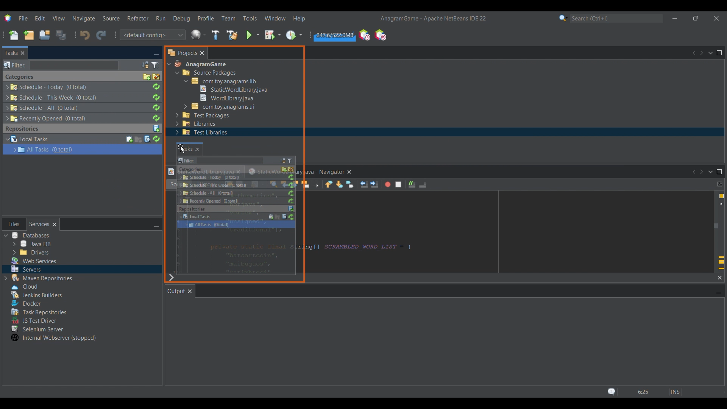 This screenshot has width=727, height=409. What do you see at coordinates (203, 116) in the screenshot?
I see `` at bounding box center [203, 116].